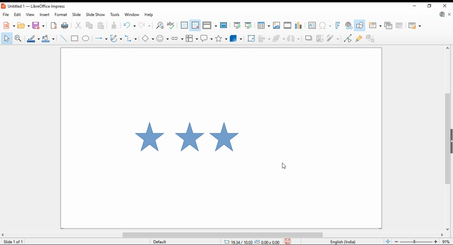 This screenshot has height=245, width=453. Describe the element at coordinates (446, 5) in the screenshot. I see `close window` at that location.